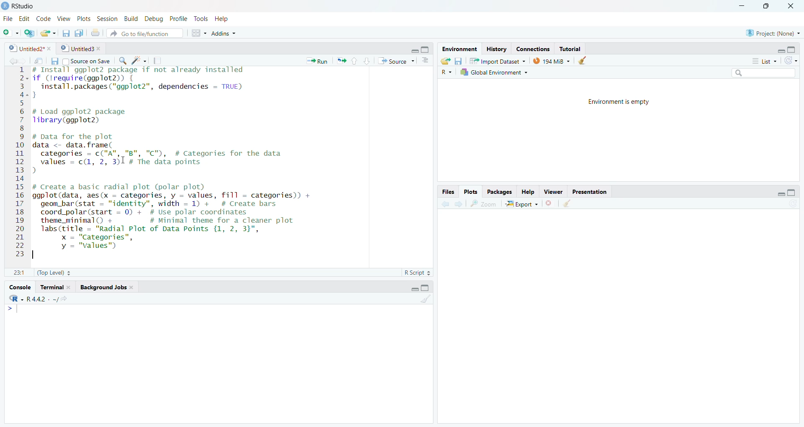 This screenshot has height=427, width=804. Describe the element at coordinates (446, 72) in the screenshot. I see `` at that location.